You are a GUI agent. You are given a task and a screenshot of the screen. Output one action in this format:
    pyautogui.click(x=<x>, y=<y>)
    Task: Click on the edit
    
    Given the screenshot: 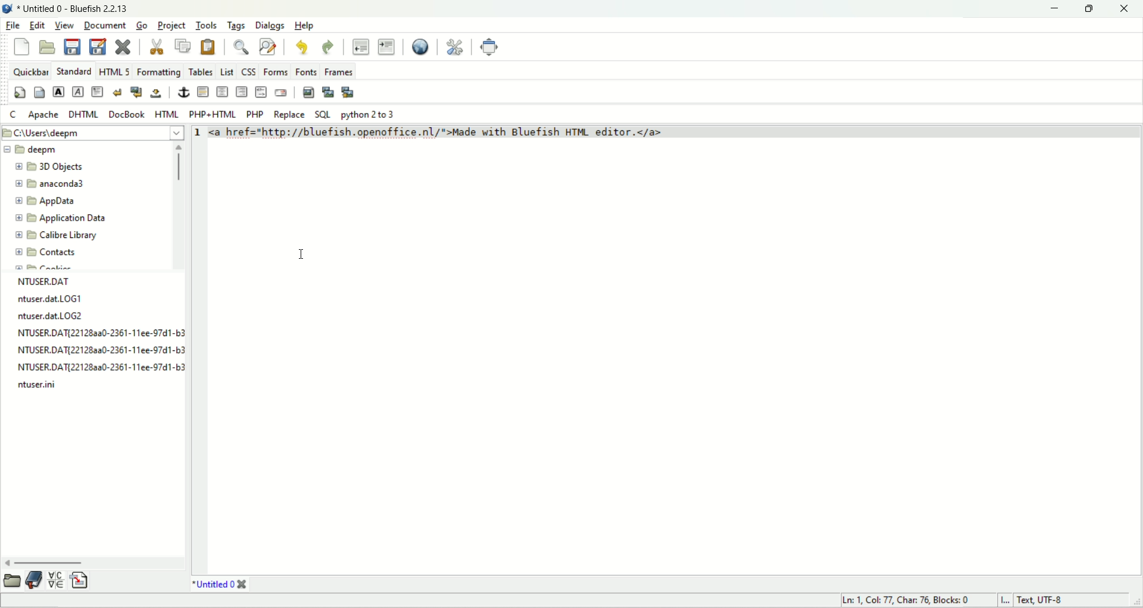 What is the action you would take?
    pyautogui.click(x=39, y=25)
    